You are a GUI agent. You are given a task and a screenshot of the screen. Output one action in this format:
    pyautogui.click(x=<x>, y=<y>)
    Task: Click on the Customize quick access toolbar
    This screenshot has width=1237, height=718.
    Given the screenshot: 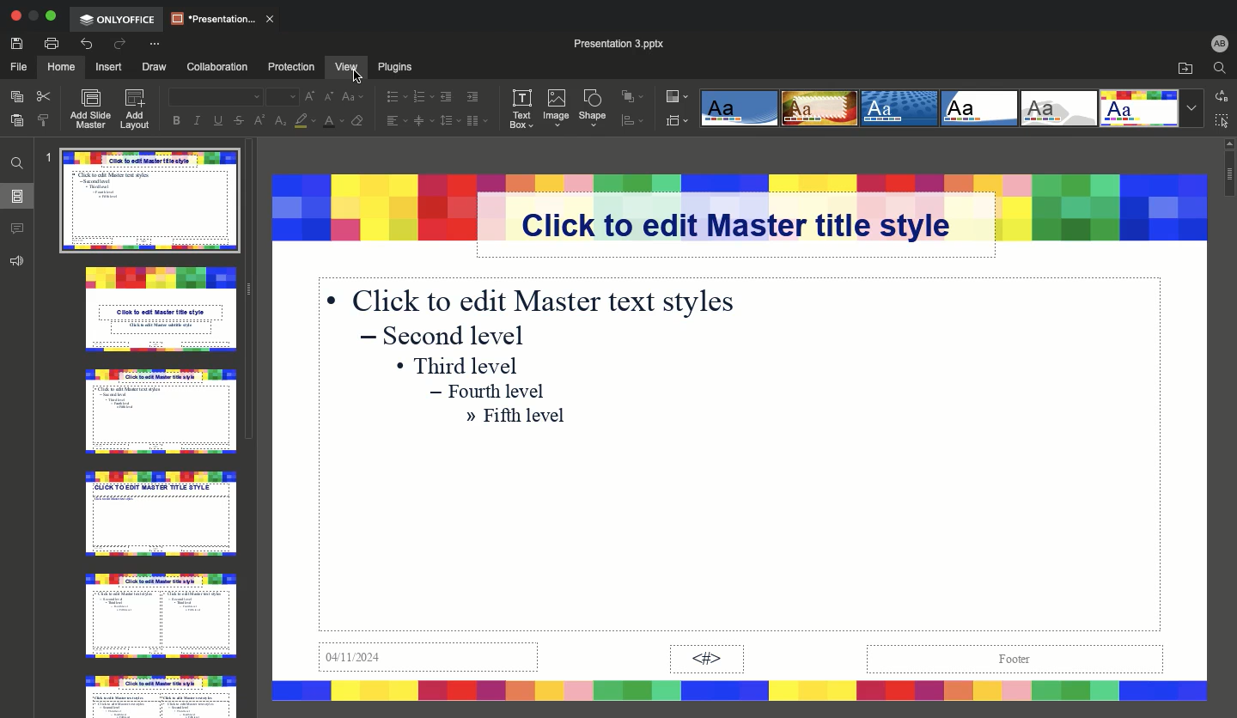 What is the action you would take?
    pyautogui.click(x=154, y=45)
    